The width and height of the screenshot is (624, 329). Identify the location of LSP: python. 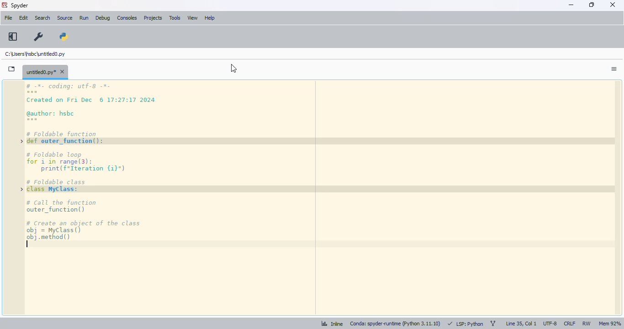
(465, 324).